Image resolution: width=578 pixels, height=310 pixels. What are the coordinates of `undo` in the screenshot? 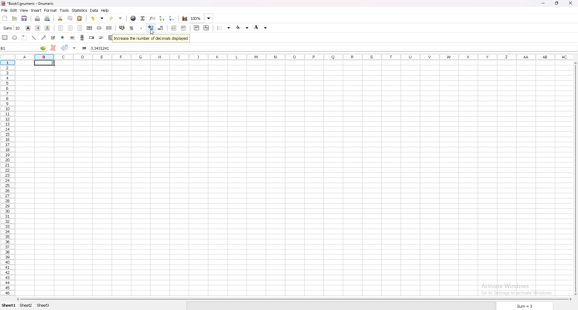 It's located at (98, 18).